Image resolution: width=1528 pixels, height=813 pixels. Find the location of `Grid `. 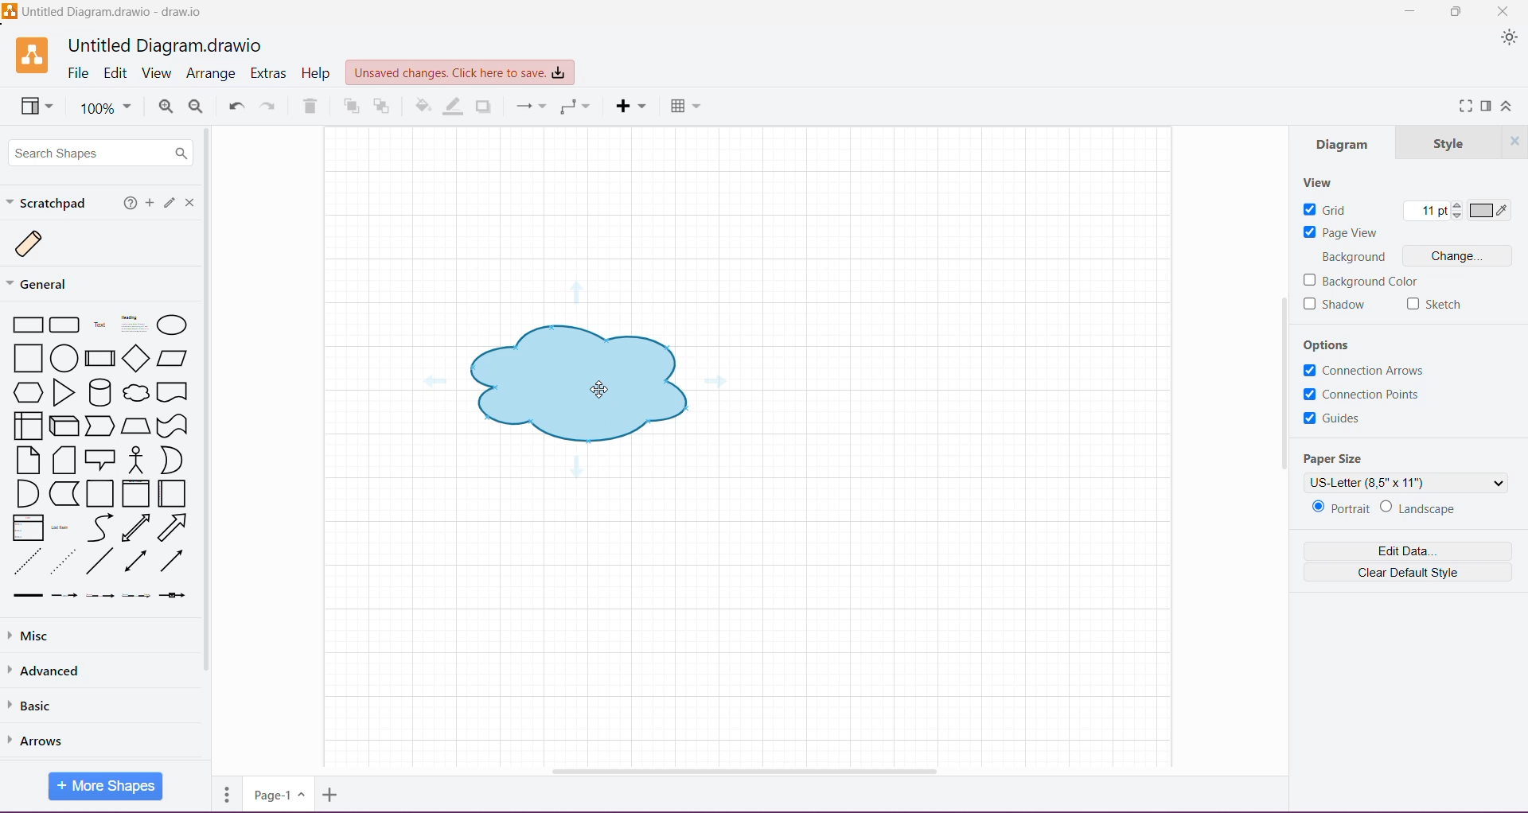

Grid  is located at coordinates (1329, 210).